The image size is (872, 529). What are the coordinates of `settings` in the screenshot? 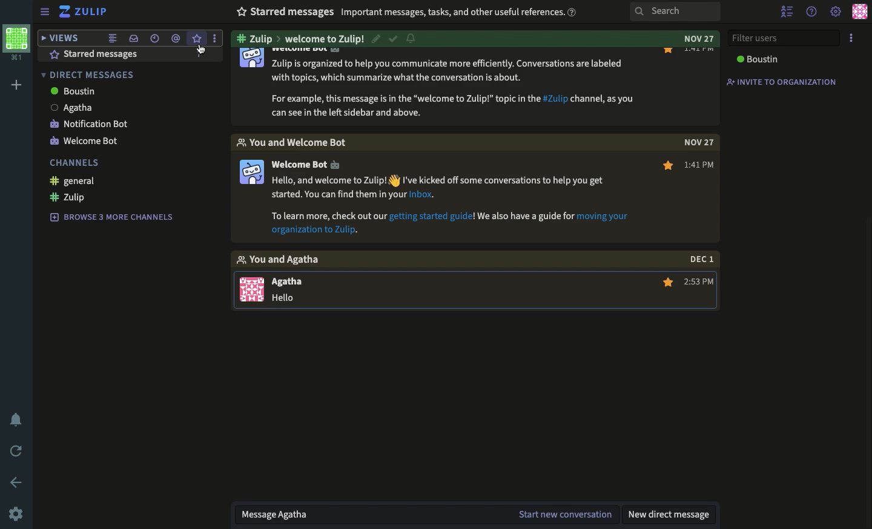 It's located at (19, 513).